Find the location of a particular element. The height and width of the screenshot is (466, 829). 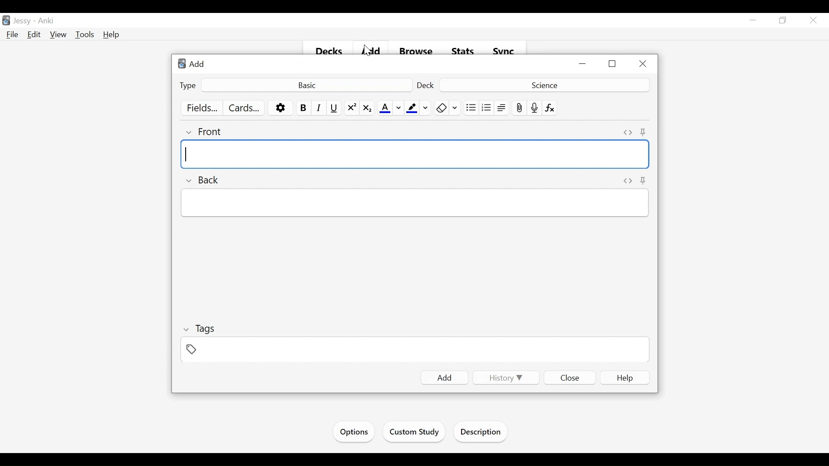

Custom Study is located at coordinates (415, 433).